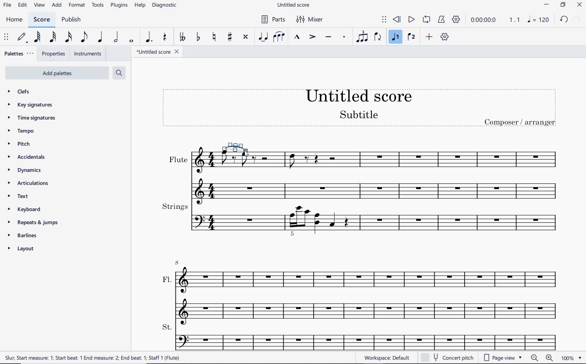 This screenshot has height=364, width=586. What do you see at coordinates (22, 144) in the screenshot?
I see `pitch` at bounding box center [22, 144].